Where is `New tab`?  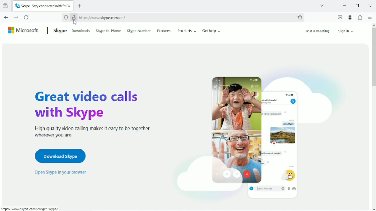
New tab is located at coordinates (80, 6).